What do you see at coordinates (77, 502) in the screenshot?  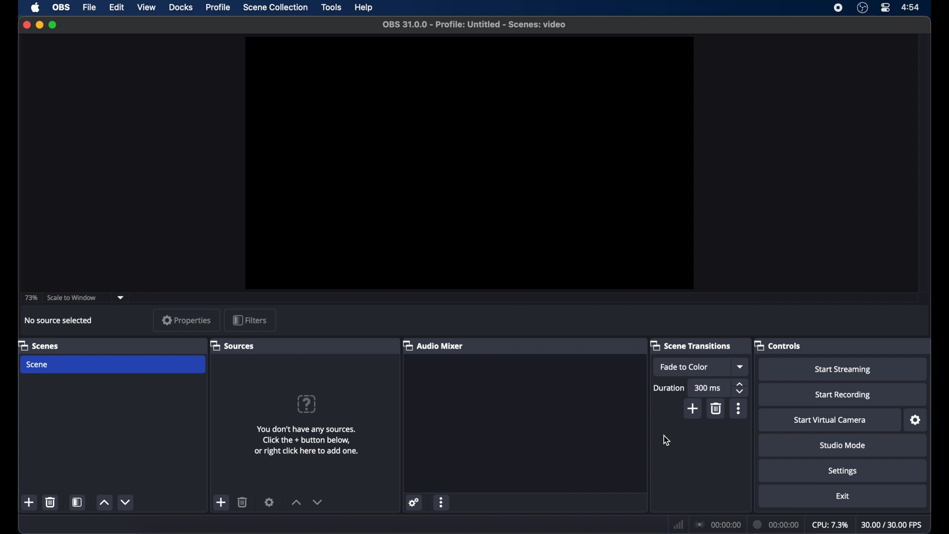 I see `scene filters` at bounding box center [77, 502].